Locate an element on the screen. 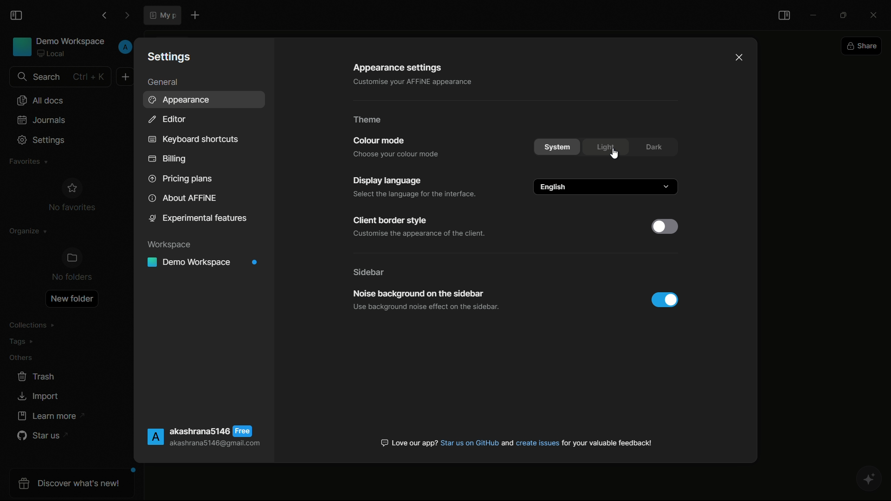  close app is located at coordinates (877, 13).